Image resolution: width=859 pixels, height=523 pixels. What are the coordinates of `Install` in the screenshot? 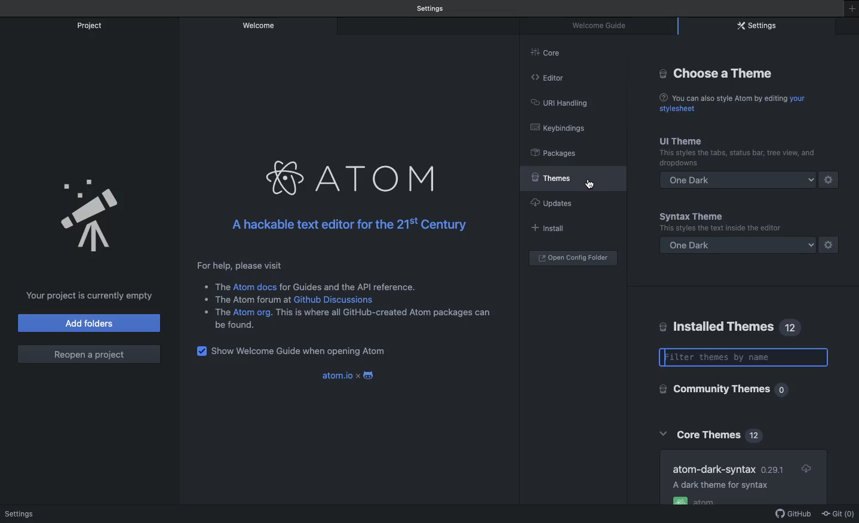 It's located at (551, 227).